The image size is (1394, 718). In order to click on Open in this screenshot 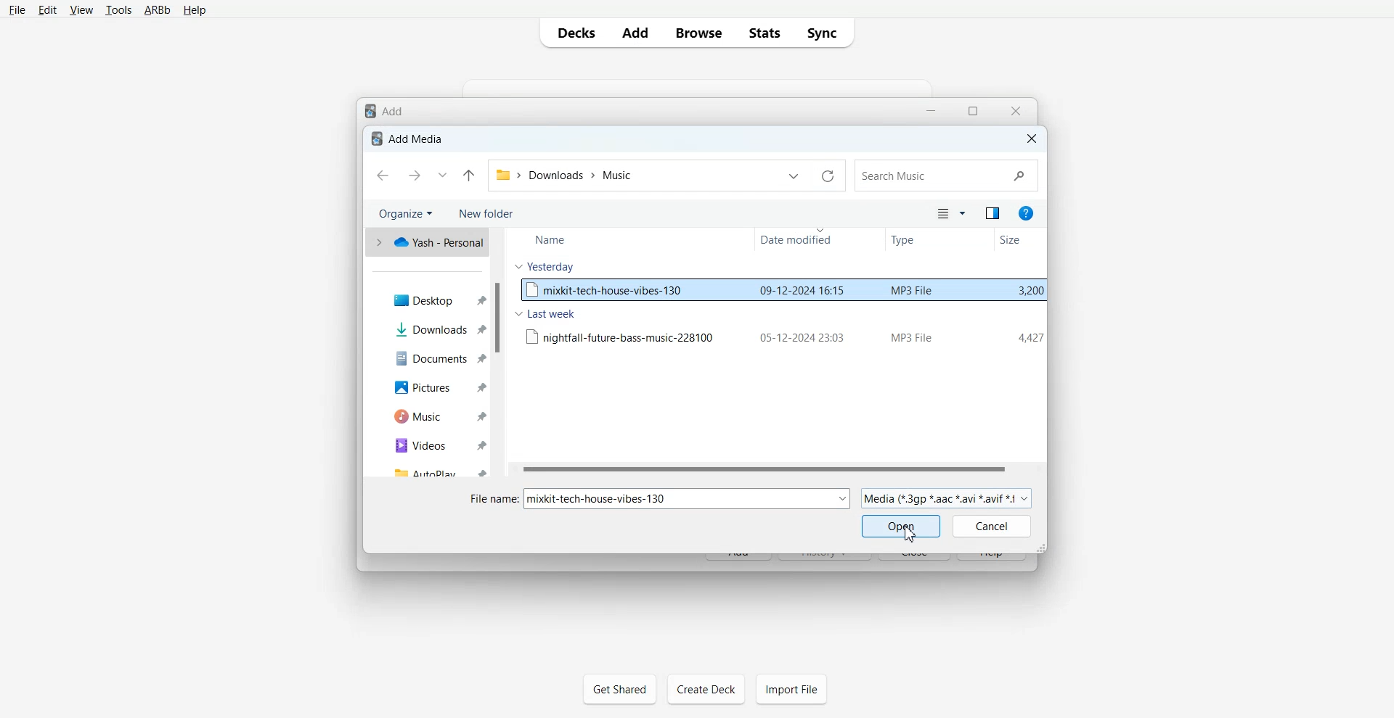, I will do `click(901, 526)`.